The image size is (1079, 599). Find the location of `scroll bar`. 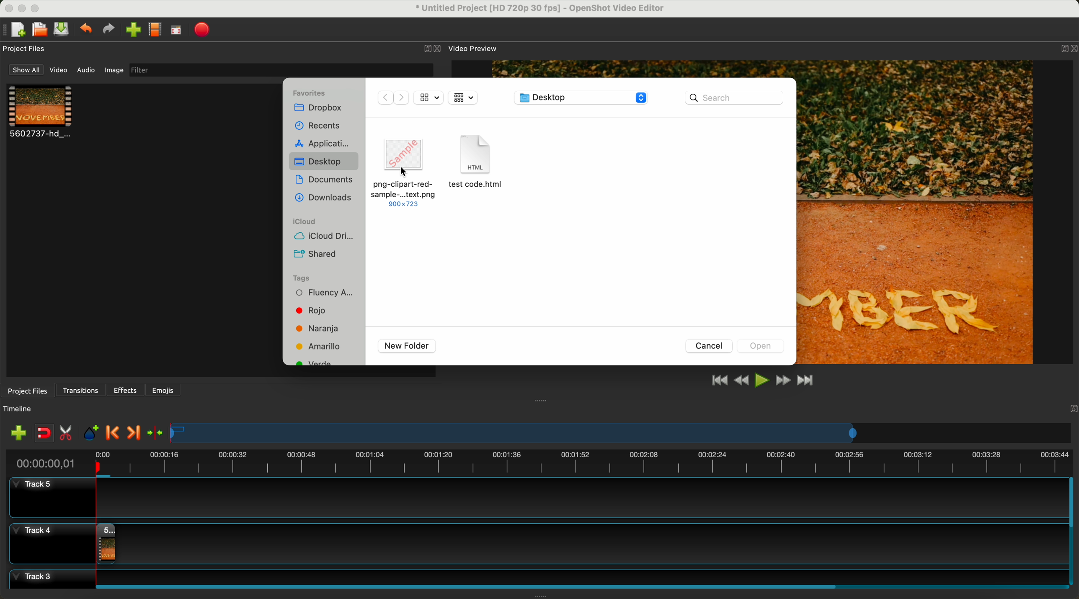

scroll bar is located at coordinates (1072, 531).